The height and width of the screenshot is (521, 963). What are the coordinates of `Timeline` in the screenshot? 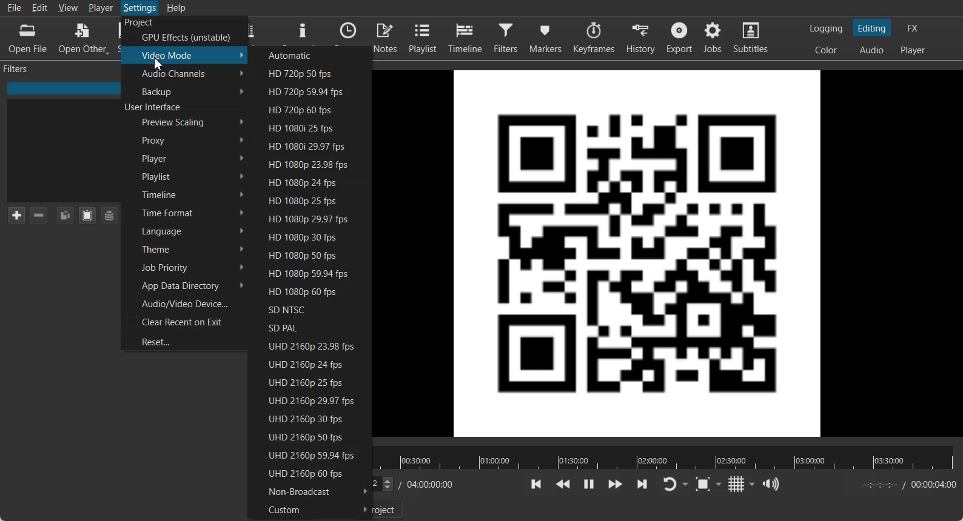 It's located at (465, 38).